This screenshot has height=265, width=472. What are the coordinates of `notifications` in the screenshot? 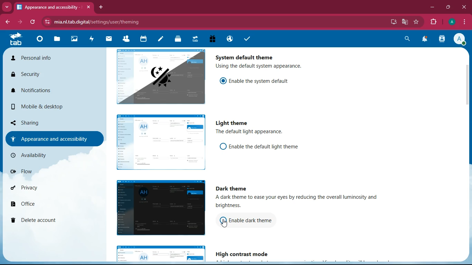 It's located at (425, 40).